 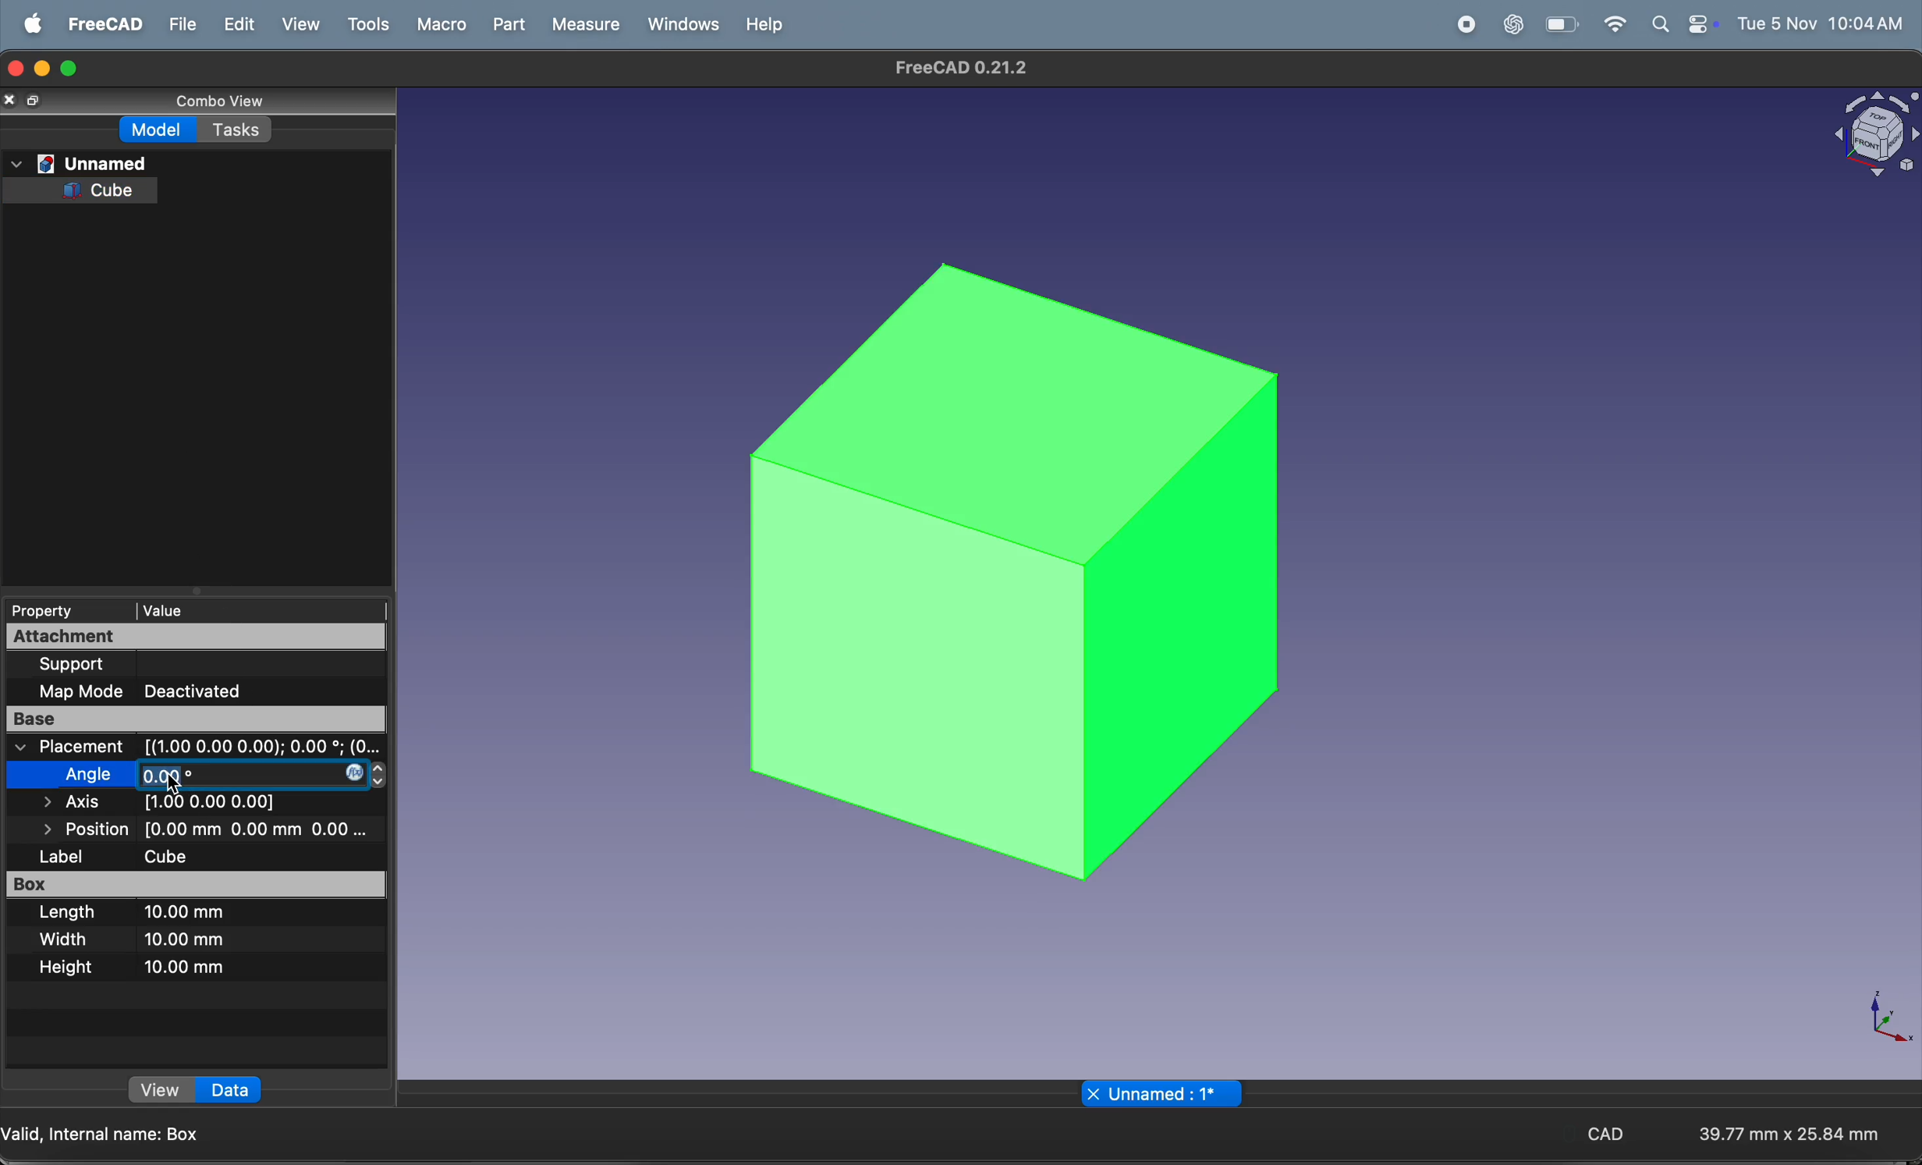 I want to click on 3d cube, so click(x=985, y=566).